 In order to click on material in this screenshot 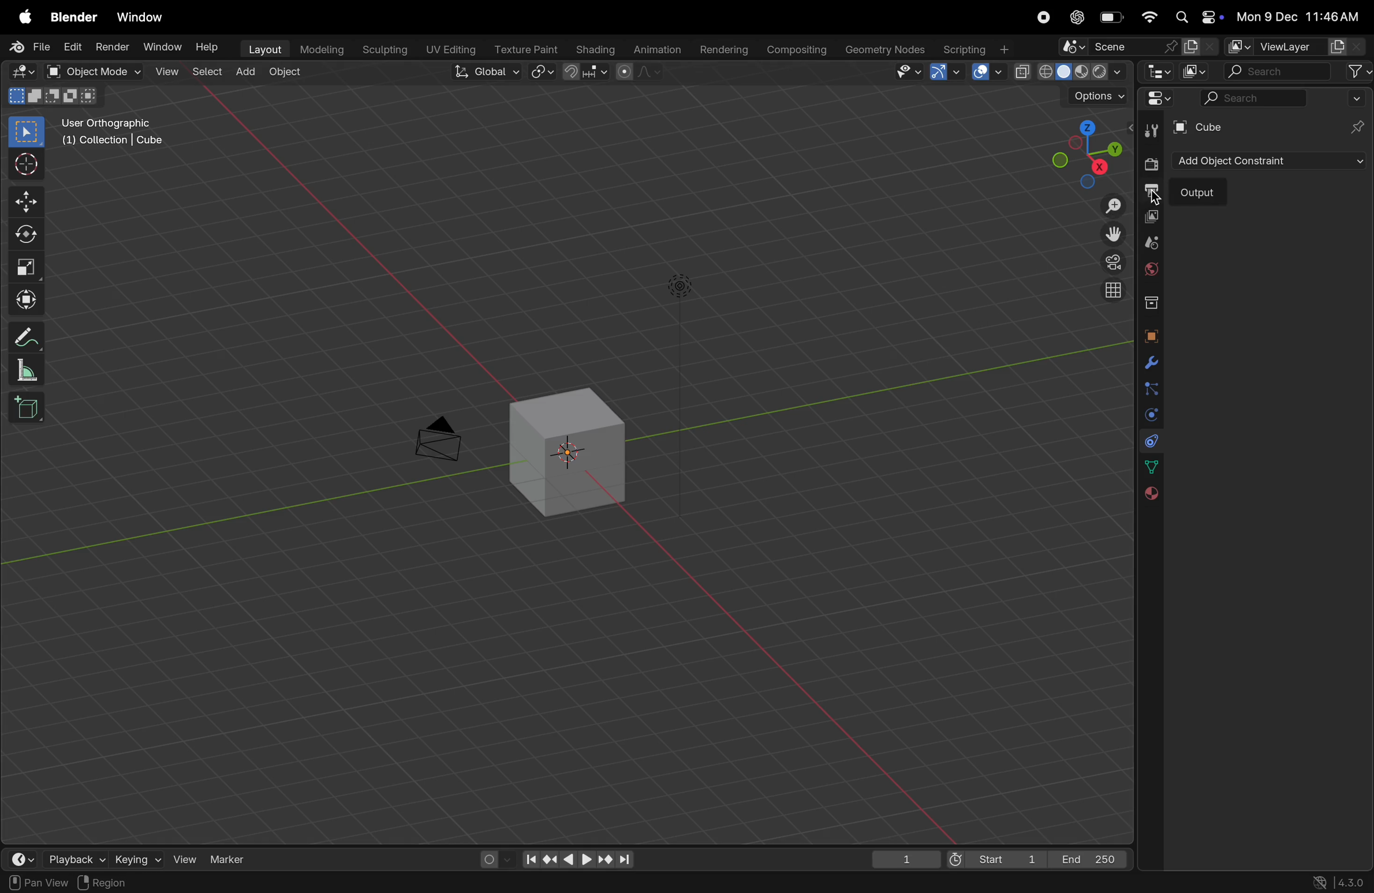, I will do `click(1148, 493)`.